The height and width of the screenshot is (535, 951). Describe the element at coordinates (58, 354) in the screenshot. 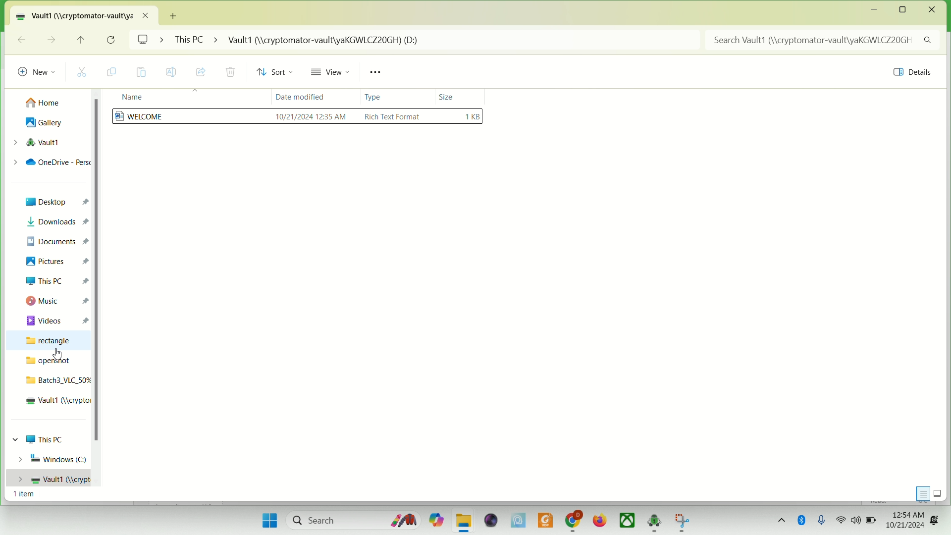

I see `cursor` at that location.